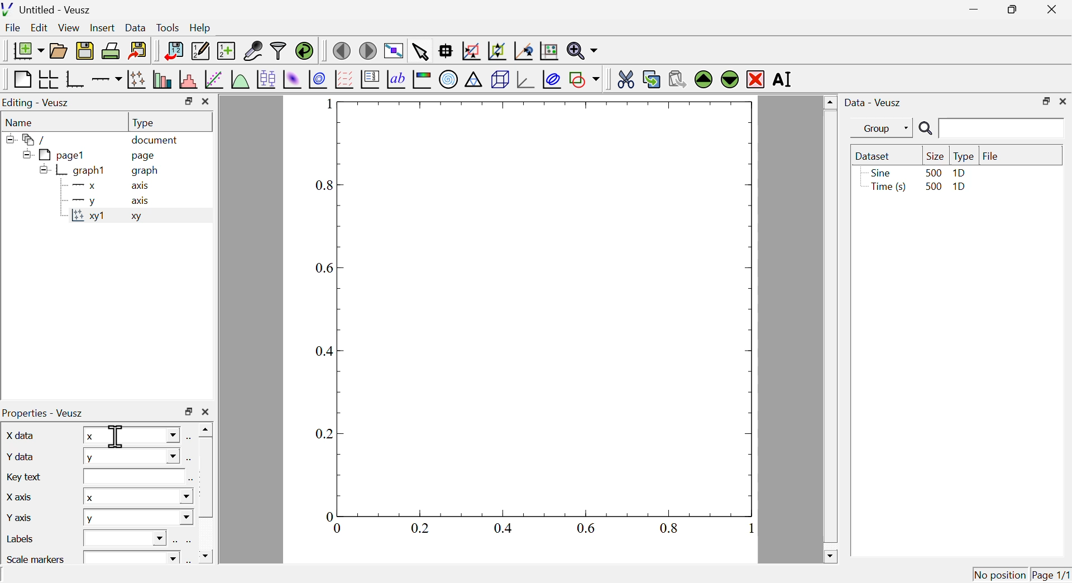 The height and width of the screenshot is (583, 1072). What do you see at coordinates (548, 51) in the screenshot?
I see `rest graph axes` at bounding box center [548, 51].